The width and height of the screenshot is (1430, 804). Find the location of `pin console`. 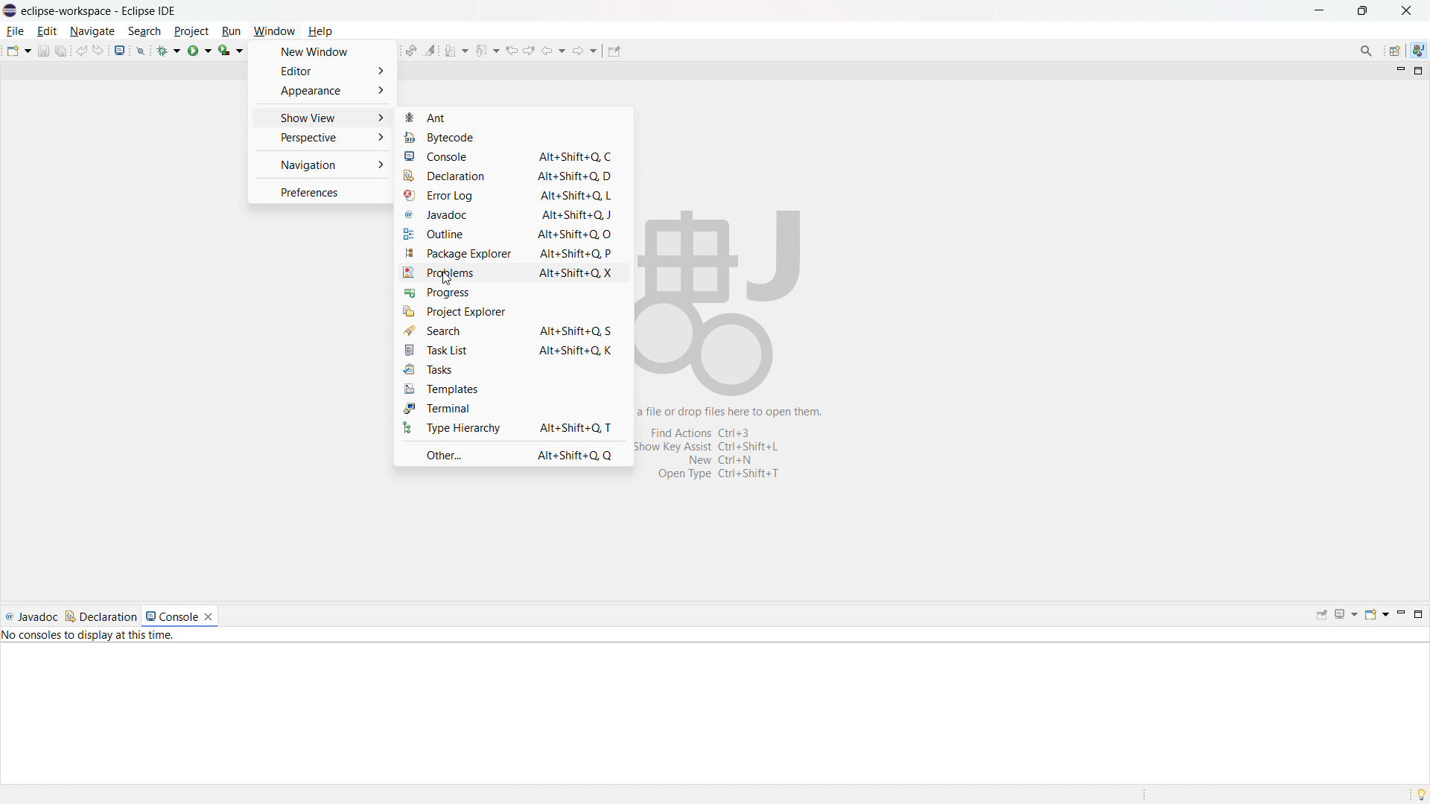

pin console is located at coordinates (1321, 616).